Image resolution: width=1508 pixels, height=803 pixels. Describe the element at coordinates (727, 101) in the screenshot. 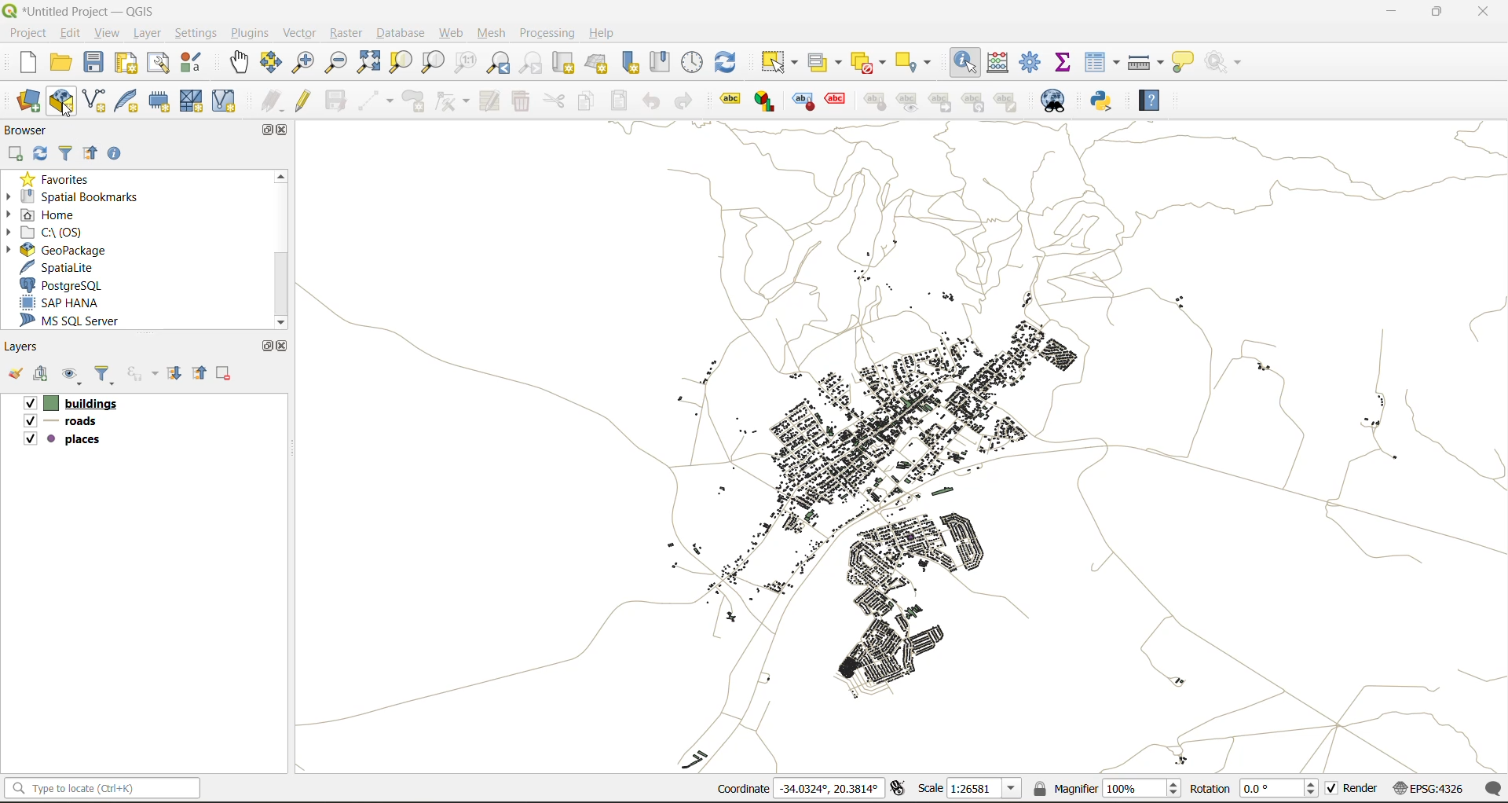

I see `label` at that location.